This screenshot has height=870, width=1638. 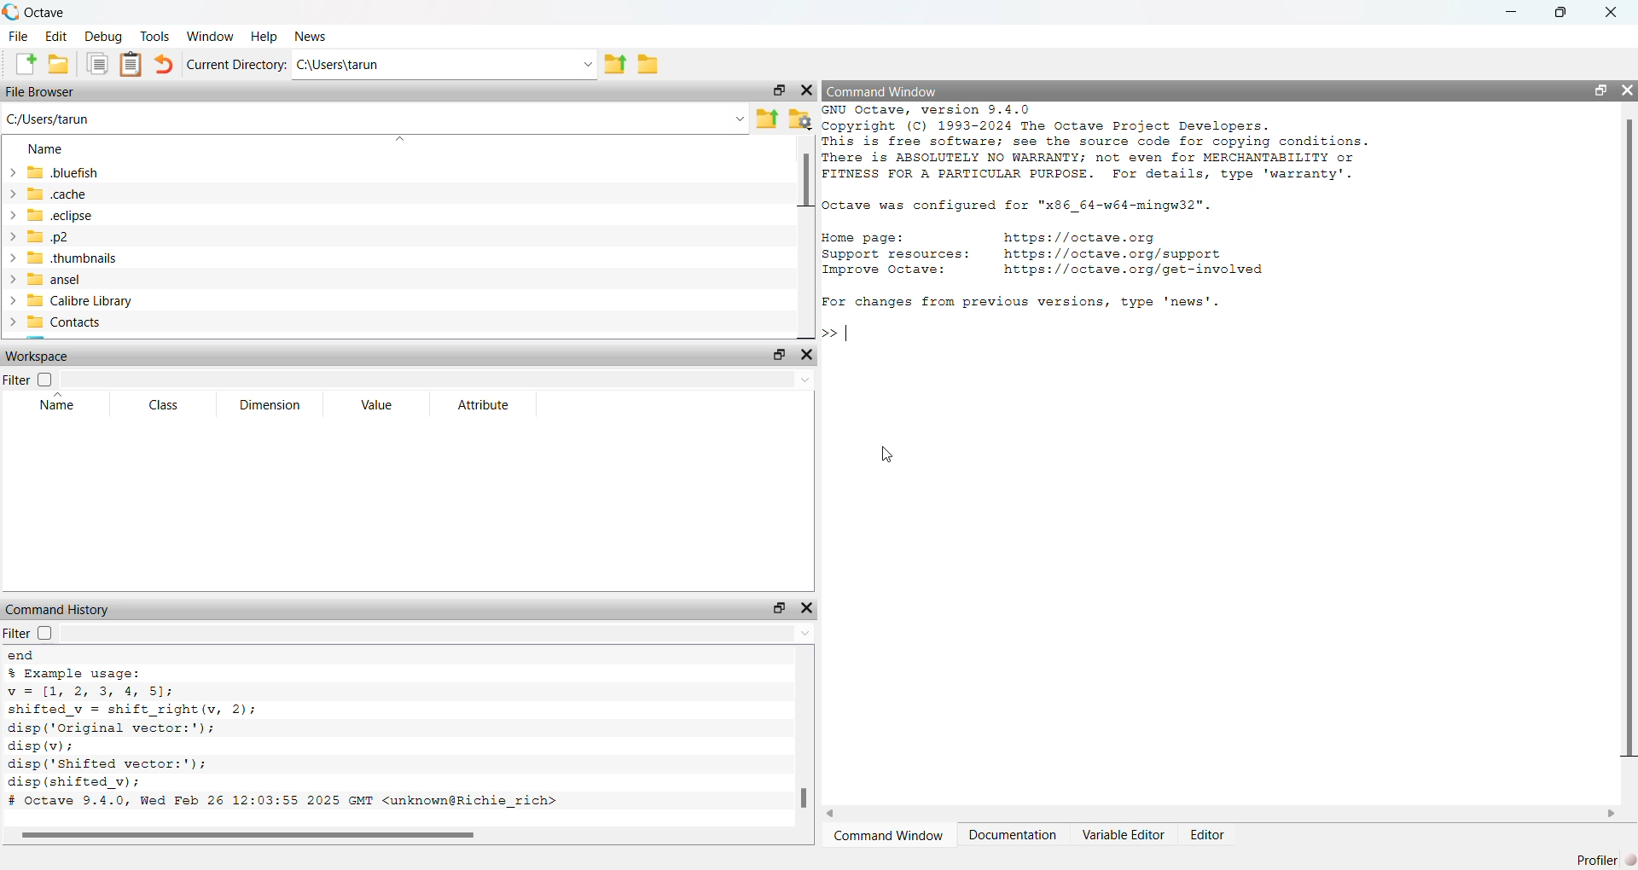 What do you see at coordinates (155, 739) in the screenshot?
I see `example usage code` at bounding box center [155, 739].